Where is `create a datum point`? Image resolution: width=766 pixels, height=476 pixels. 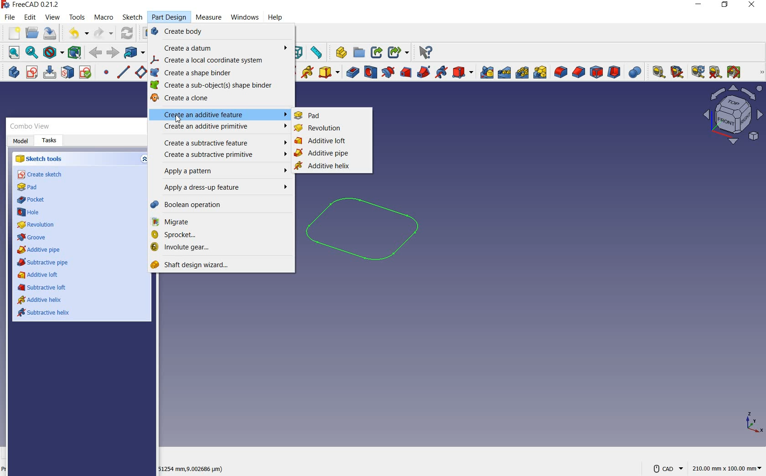 create a datum point is located at coordinates (107, 73).